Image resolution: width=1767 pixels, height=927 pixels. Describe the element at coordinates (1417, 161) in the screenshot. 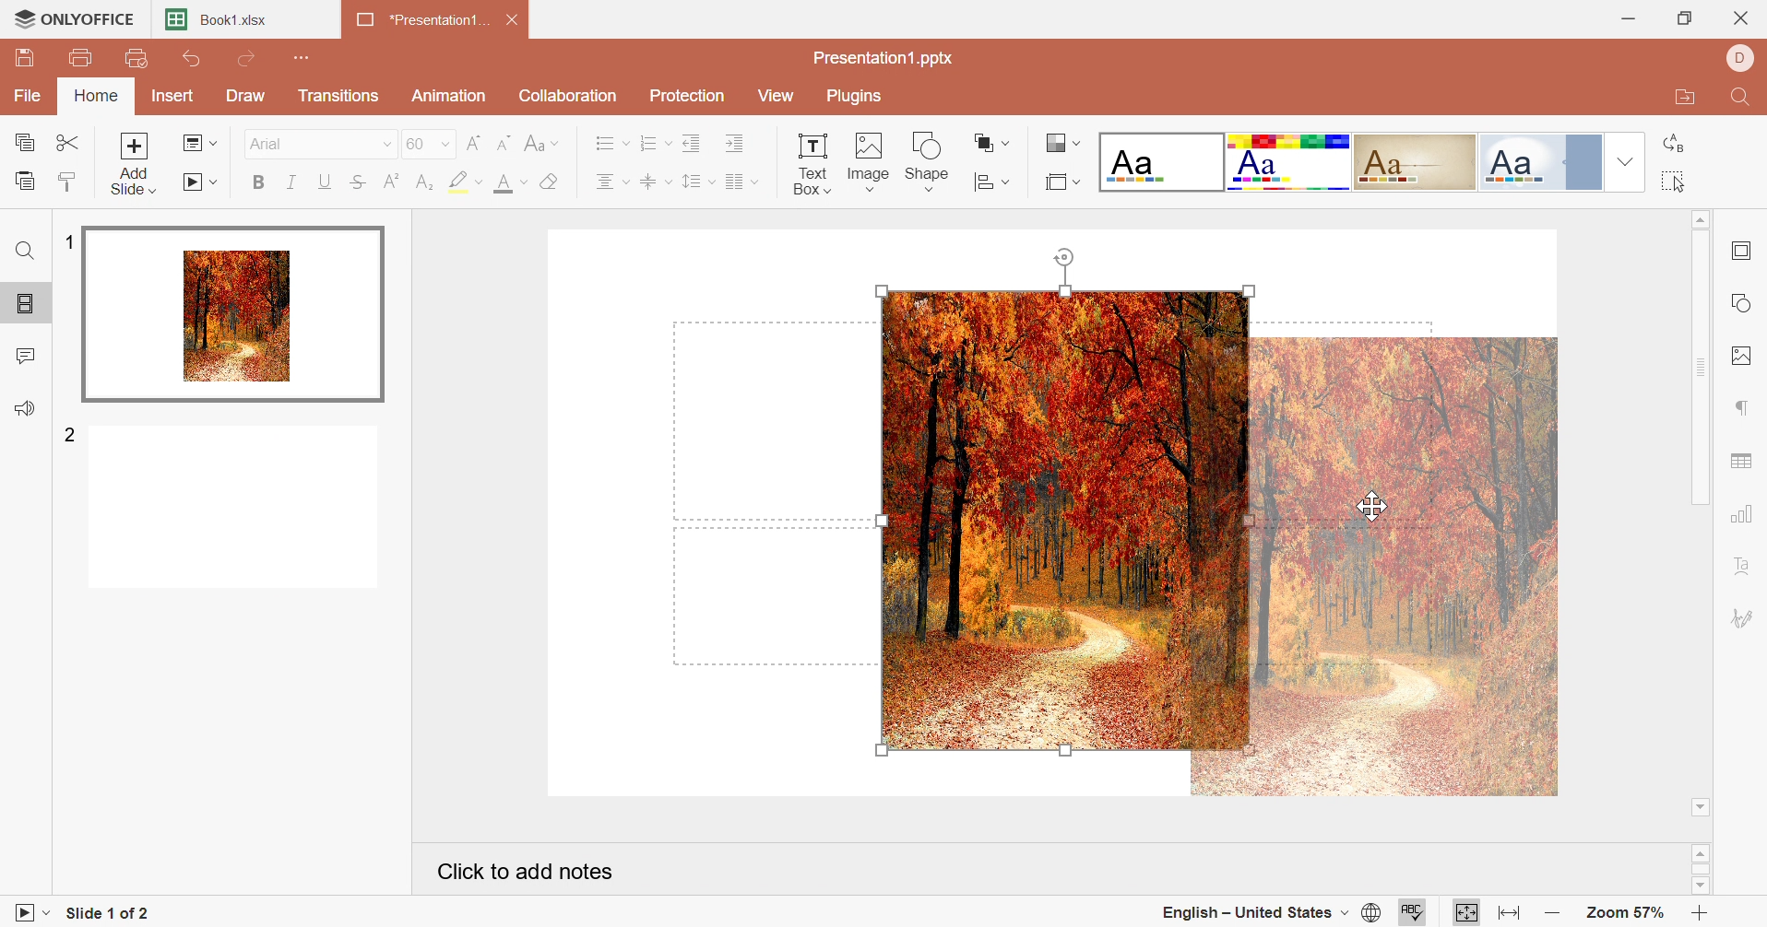

I see `Classic` at that location.